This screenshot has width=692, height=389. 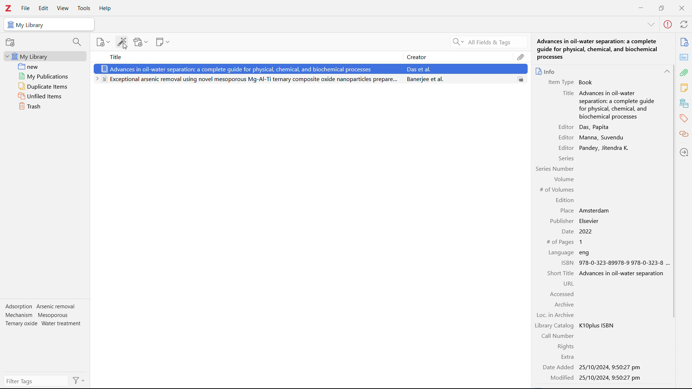 I want to click on locate, so click(x=684, y=152).